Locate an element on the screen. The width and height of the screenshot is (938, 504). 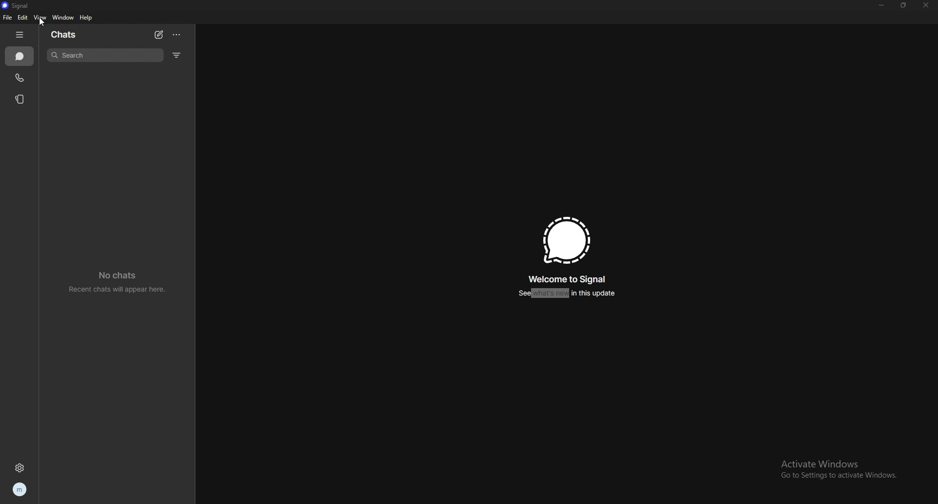
signal logo is located at coordinates (567, 241).